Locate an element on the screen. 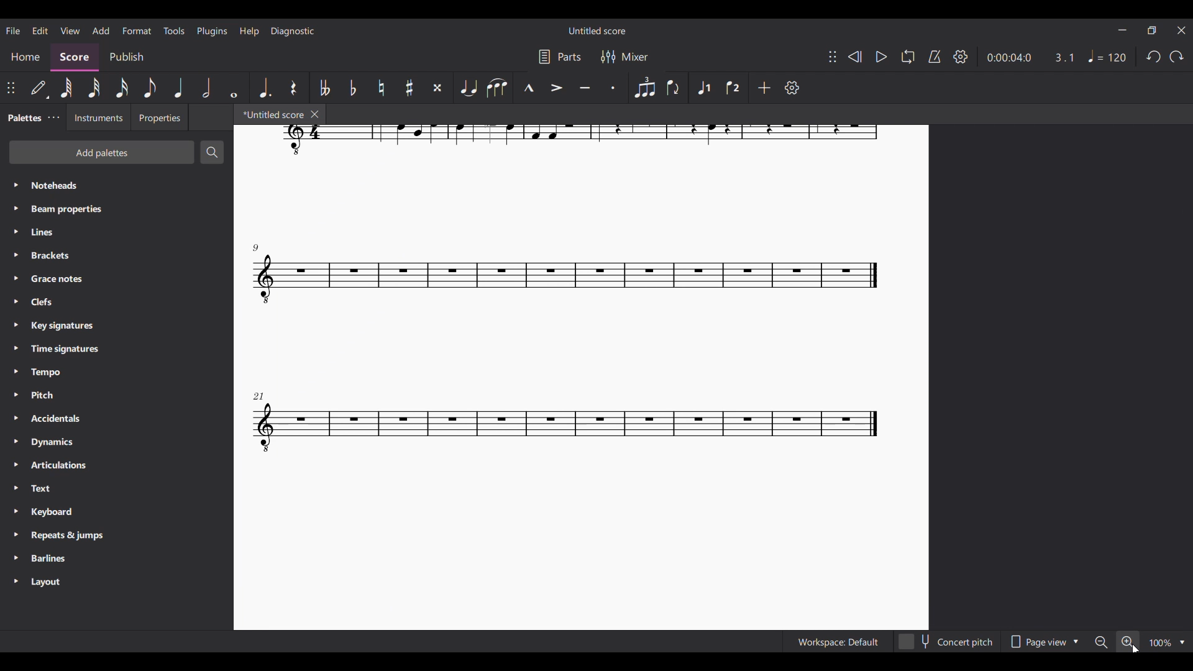 The width and height of the screenshot is (1193, 671). Accidentals is located at coordinates (117, 418).